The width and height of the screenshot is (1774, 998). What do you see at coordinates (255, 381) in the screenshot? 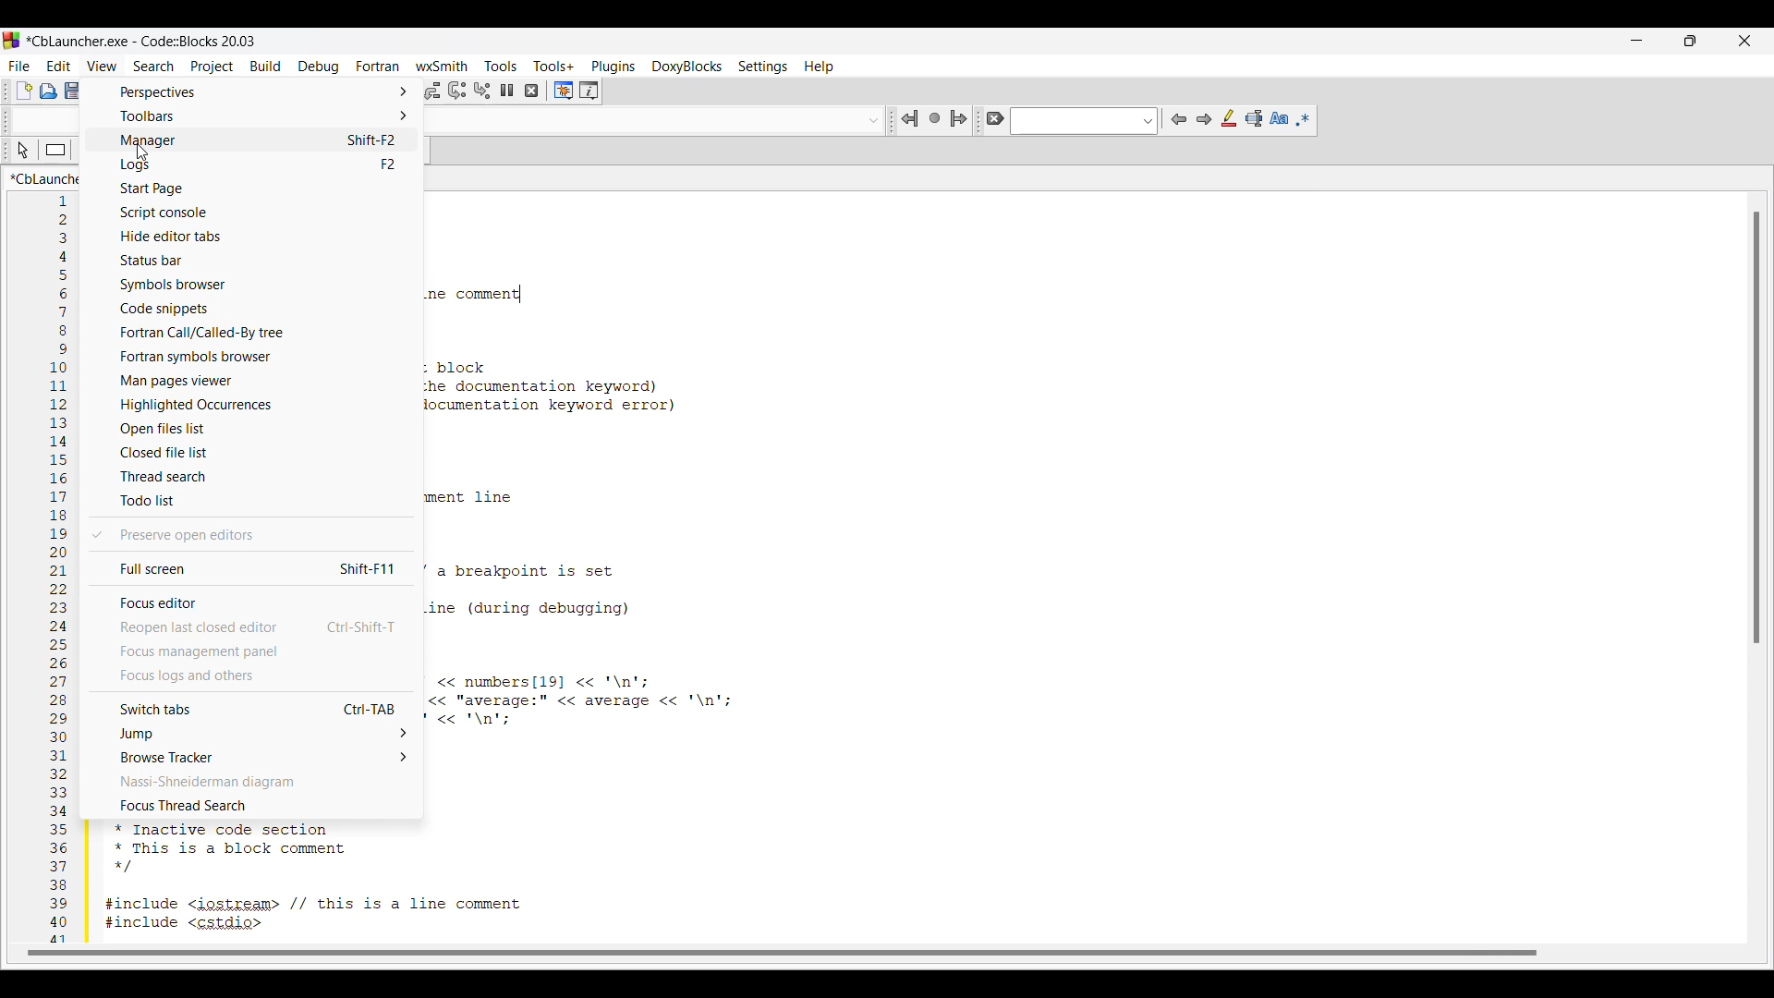
I see `Man pages viewer` at bounding box center [255, 381].